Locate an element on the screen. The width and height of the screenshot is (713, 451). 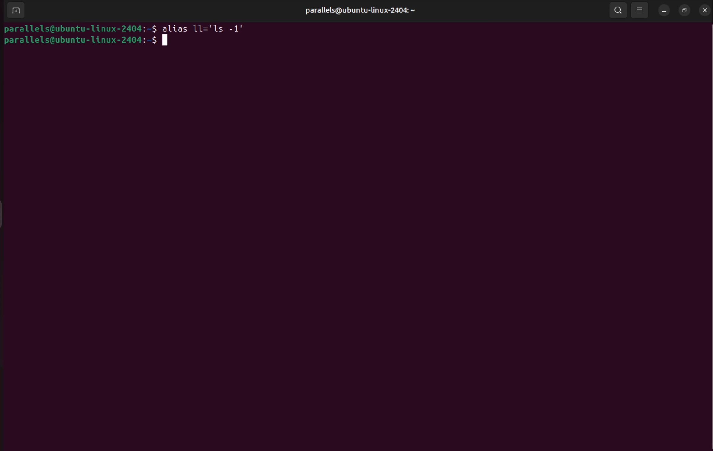
cursor is located at coordinates (166, 40).